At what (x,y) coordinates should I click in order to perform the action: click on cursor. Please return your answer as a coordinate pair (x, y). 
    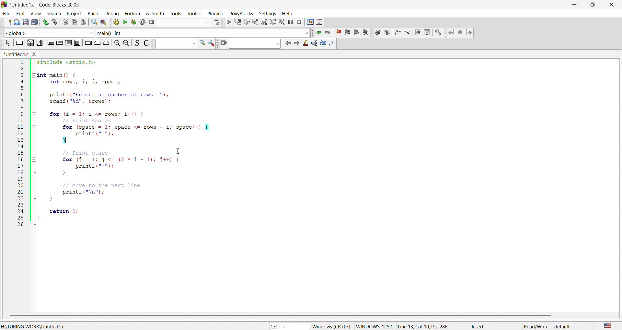
    Looking at the image, I should click on (178, 151).